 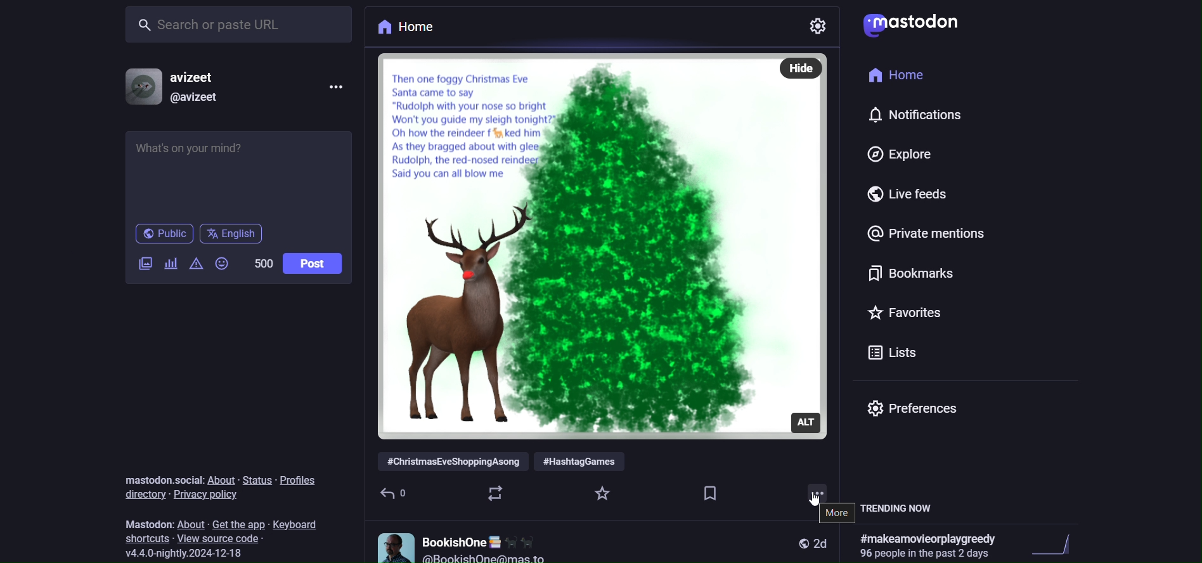 What do you see at coordinates (244, 23) in the screenshot?
I see `search or paste URL` at bounding box center [244, 23].